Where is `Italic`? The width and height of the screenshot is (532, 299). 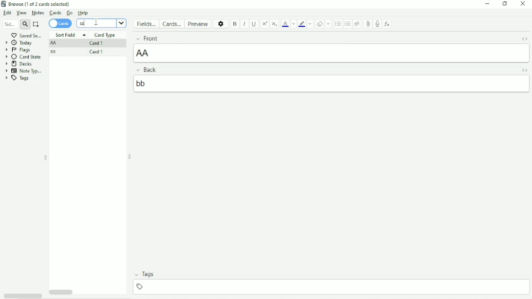 Italic is located at coordinates (244, 24).